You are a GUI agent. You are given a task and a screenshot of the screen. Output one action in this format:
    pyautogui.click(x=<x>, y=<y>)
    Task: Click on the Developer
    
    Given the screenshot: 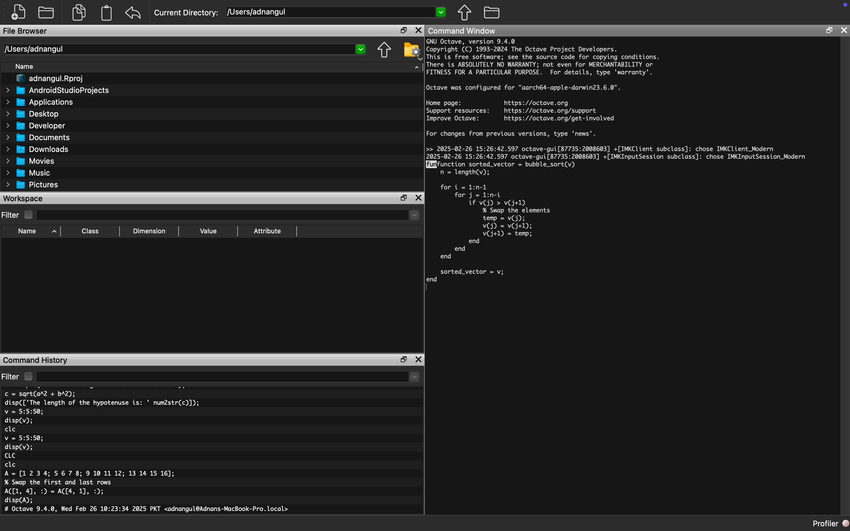 What is the action you would take?
    pyautogui.click(x=35, y=125)
    